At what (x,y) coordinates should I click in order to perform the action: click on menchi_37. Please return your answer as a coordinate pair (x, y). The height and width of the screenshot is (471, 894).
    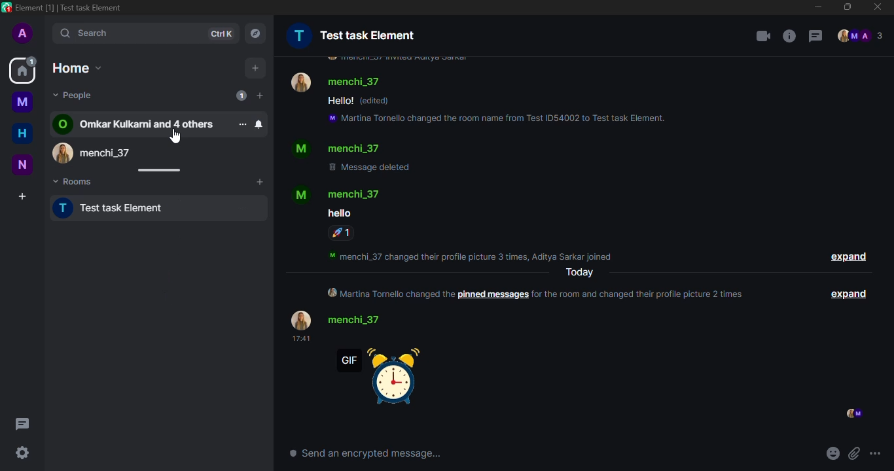
    Looking at the image, I should click on (342, 319).